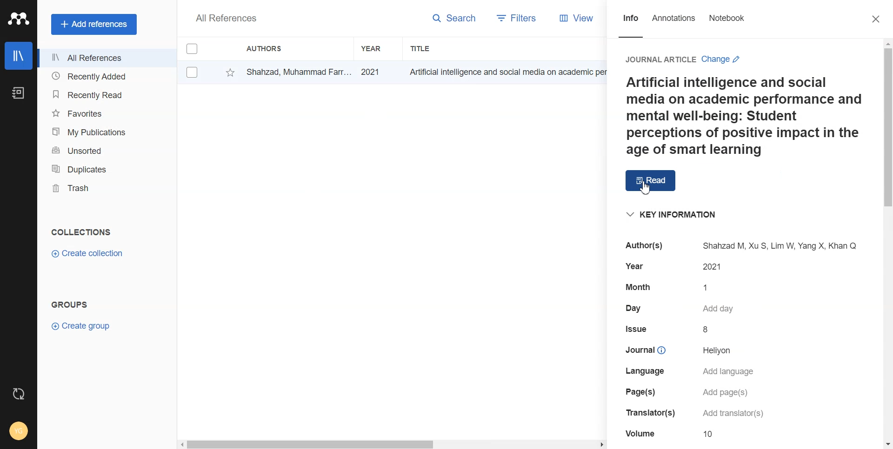 This screenshot has height=449, width=893. I want to click on cursor, so click(645, 189).